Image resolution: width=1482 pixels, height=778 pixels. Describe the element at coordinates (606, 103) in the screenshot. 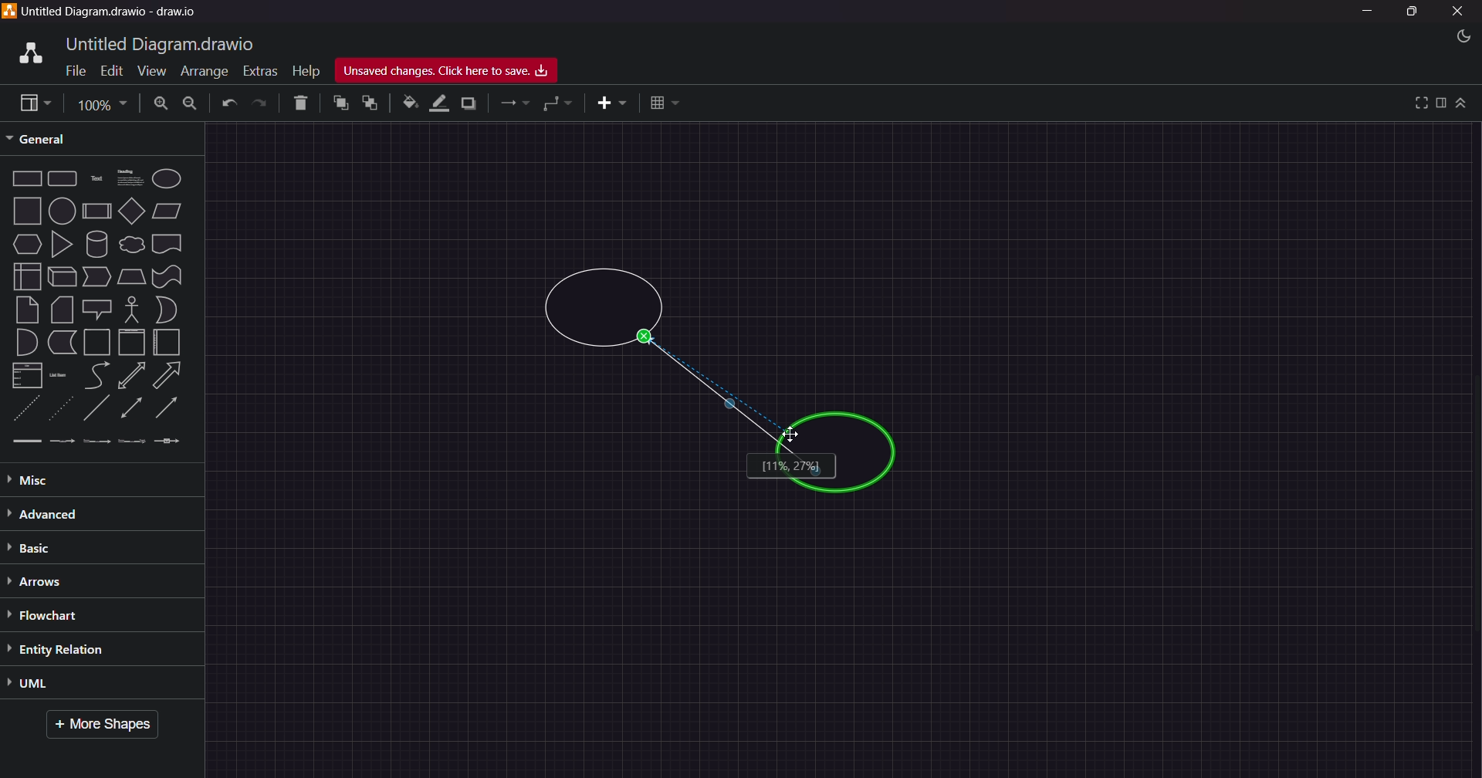

I see `insert` at that location.